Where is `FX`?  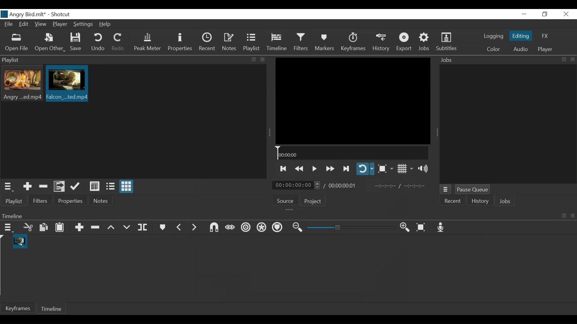 FX is located at coordinates (544, 37).